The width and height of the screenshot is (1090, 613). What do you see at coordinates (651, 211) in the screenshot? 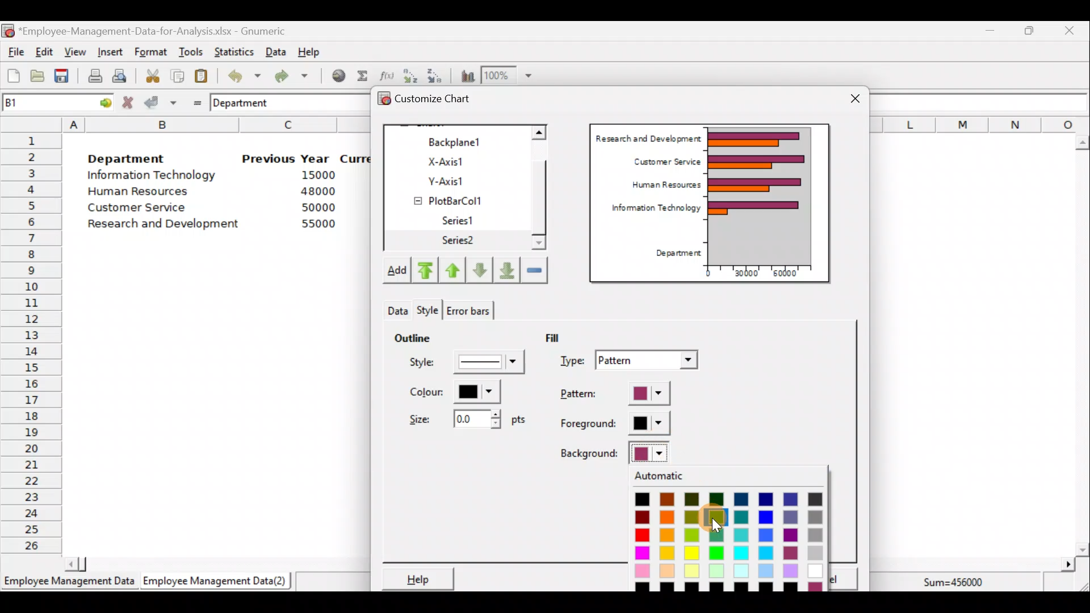
I see `Information Technology` at bounding box center [651, 211].